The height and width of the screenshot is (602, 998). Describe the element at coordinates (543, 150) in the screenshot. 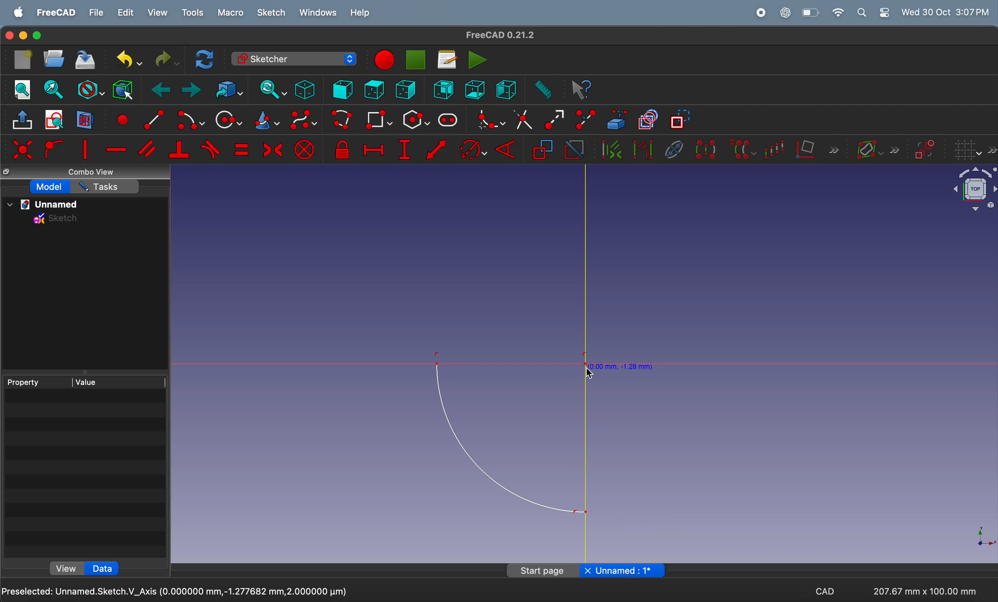

I see `reference constarint` at that location.